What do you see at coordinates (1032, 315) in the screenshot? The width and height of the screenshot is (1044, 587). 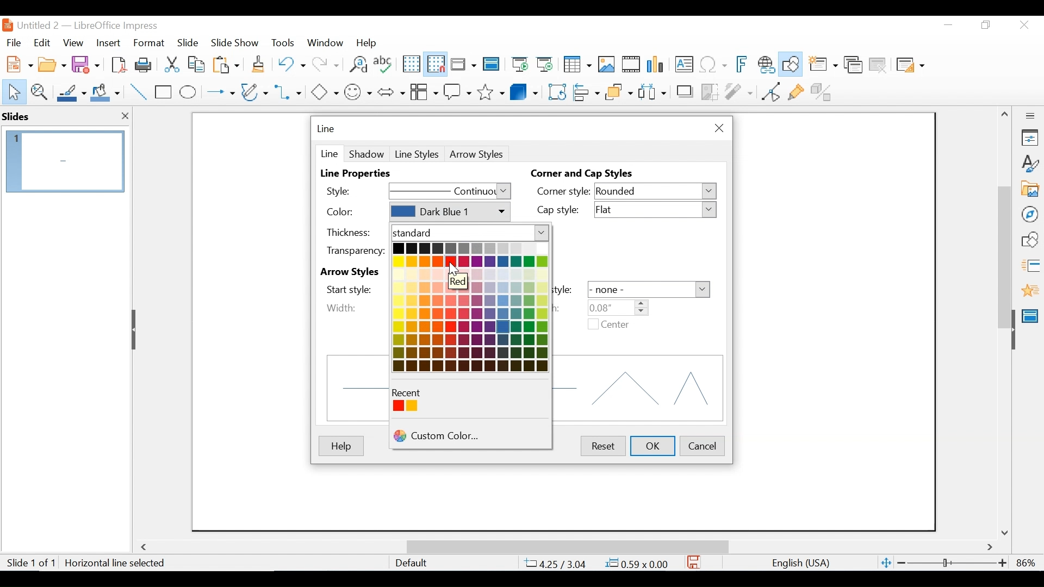 I see `Master Slide` at bounding box center [1032, 315].